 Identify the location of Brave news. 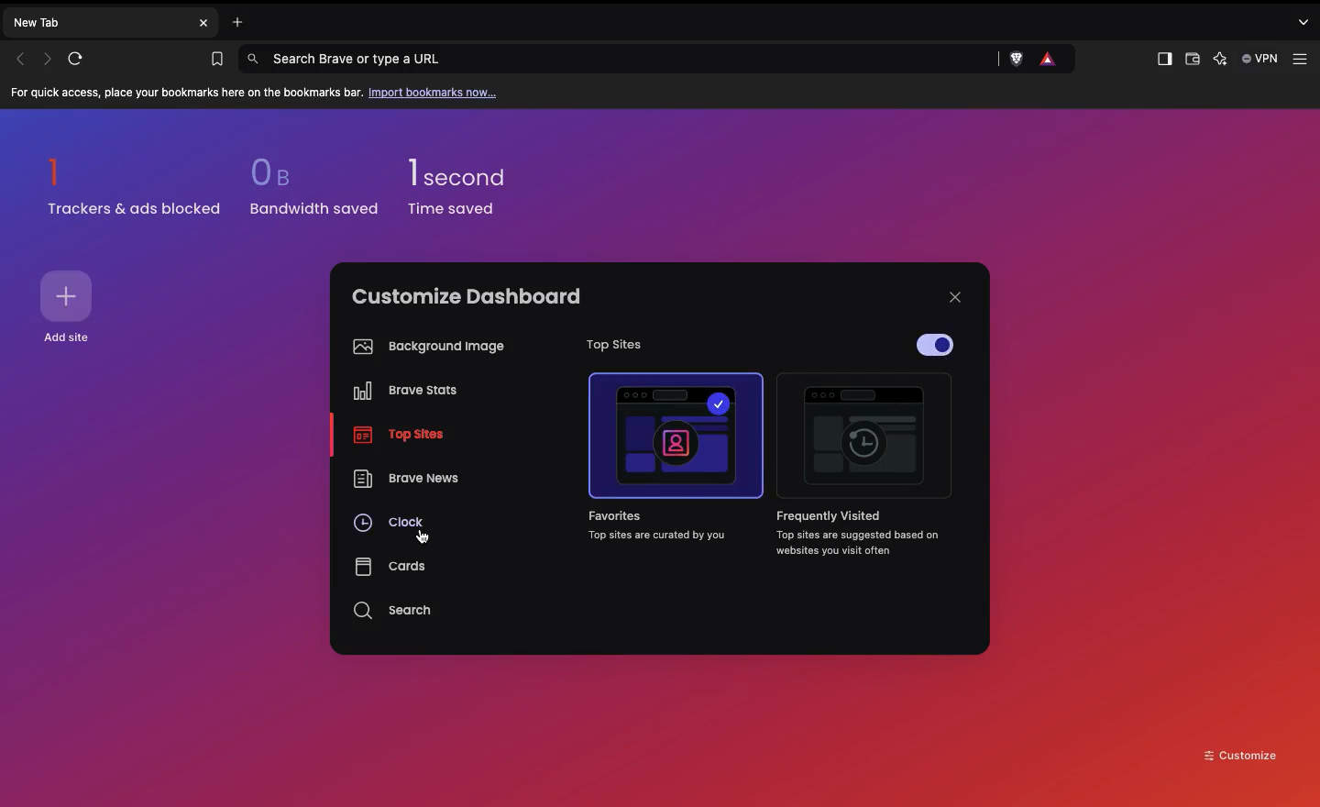
(404, 481).